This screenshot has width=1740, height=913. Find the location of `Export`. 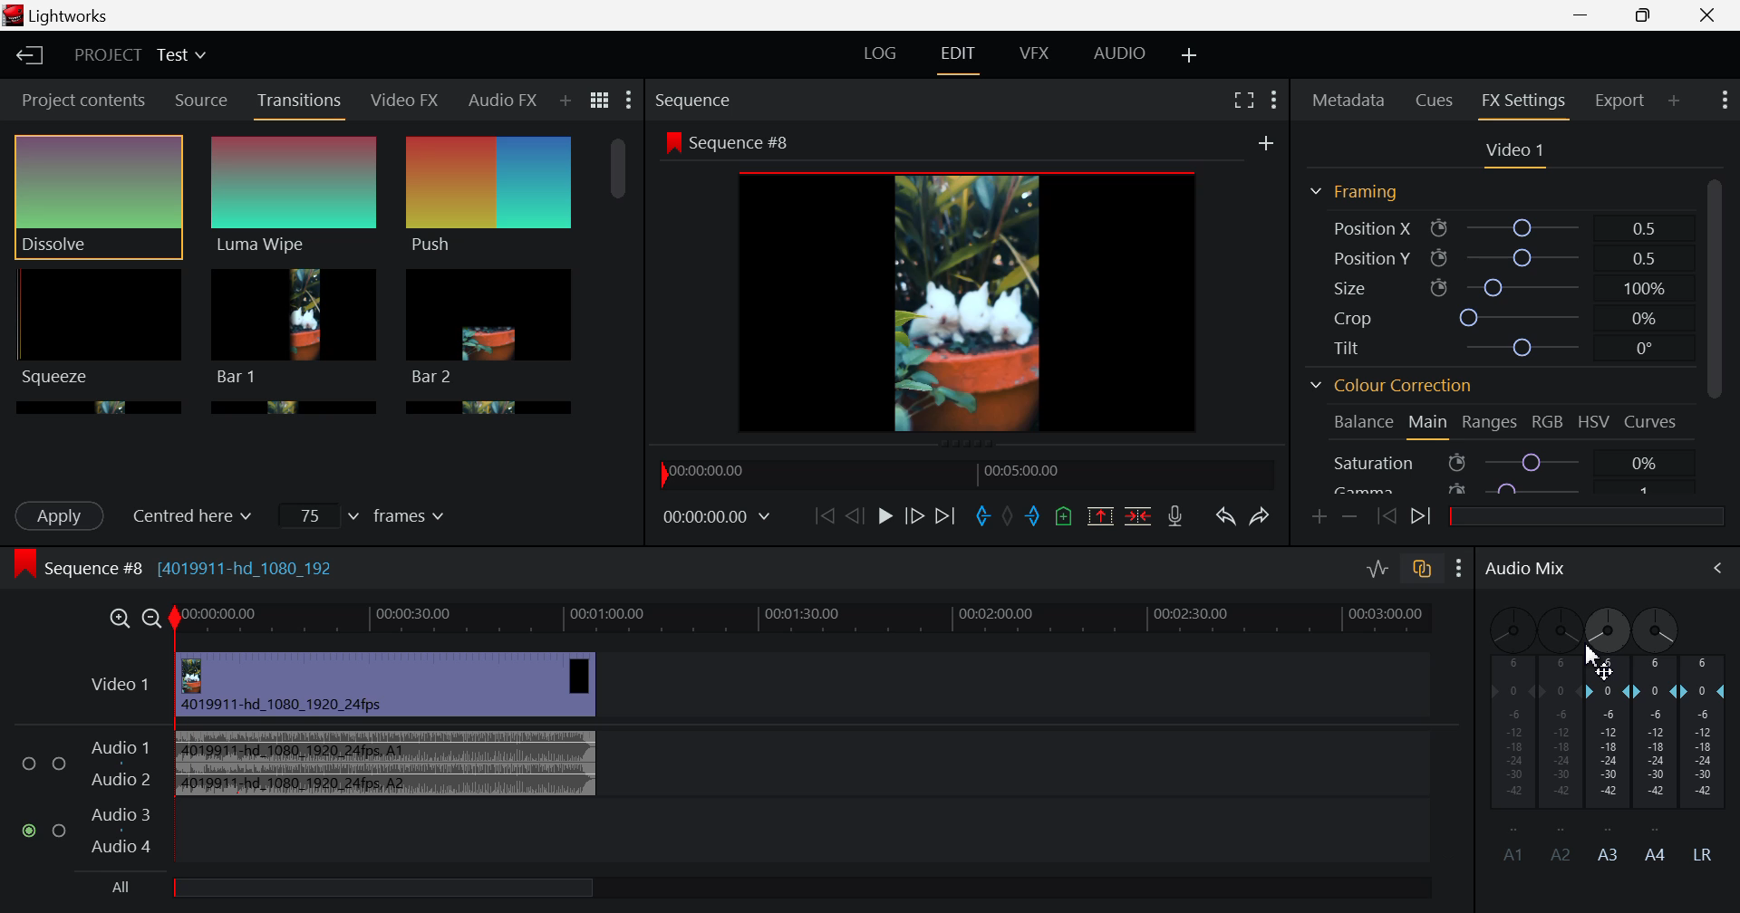

Export is located at coordinates (1620, 101).